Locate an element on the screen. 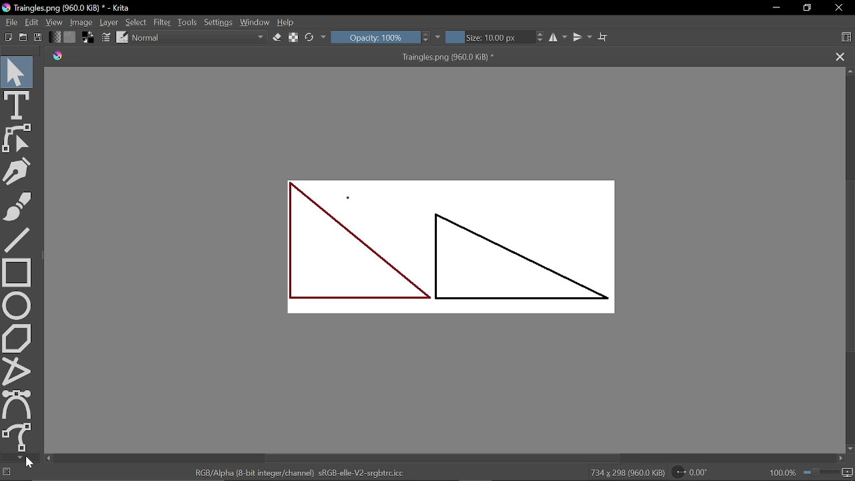 The image size is (855, 481). Close tab is located at coordinates (840, 55).